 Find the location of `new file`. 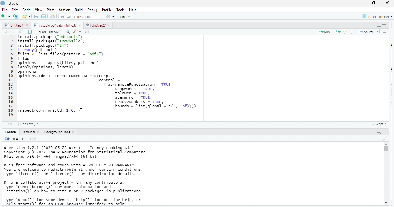

new file is located at coordinates (5, 16).